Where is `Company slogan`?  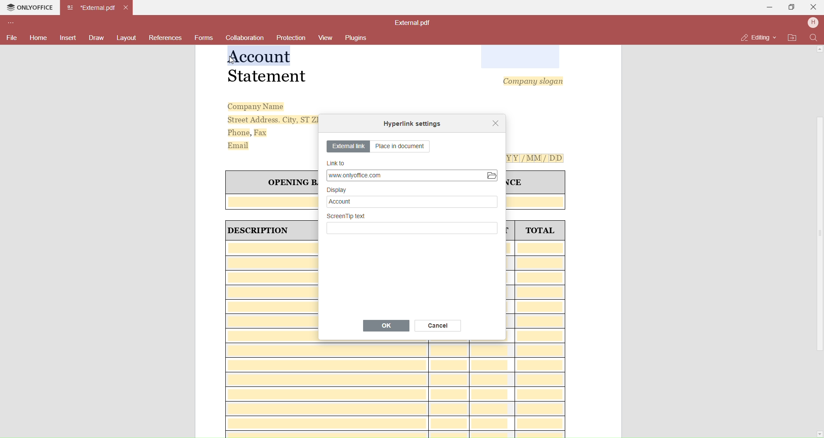
Company slogan is located at coordinates (534, 80).